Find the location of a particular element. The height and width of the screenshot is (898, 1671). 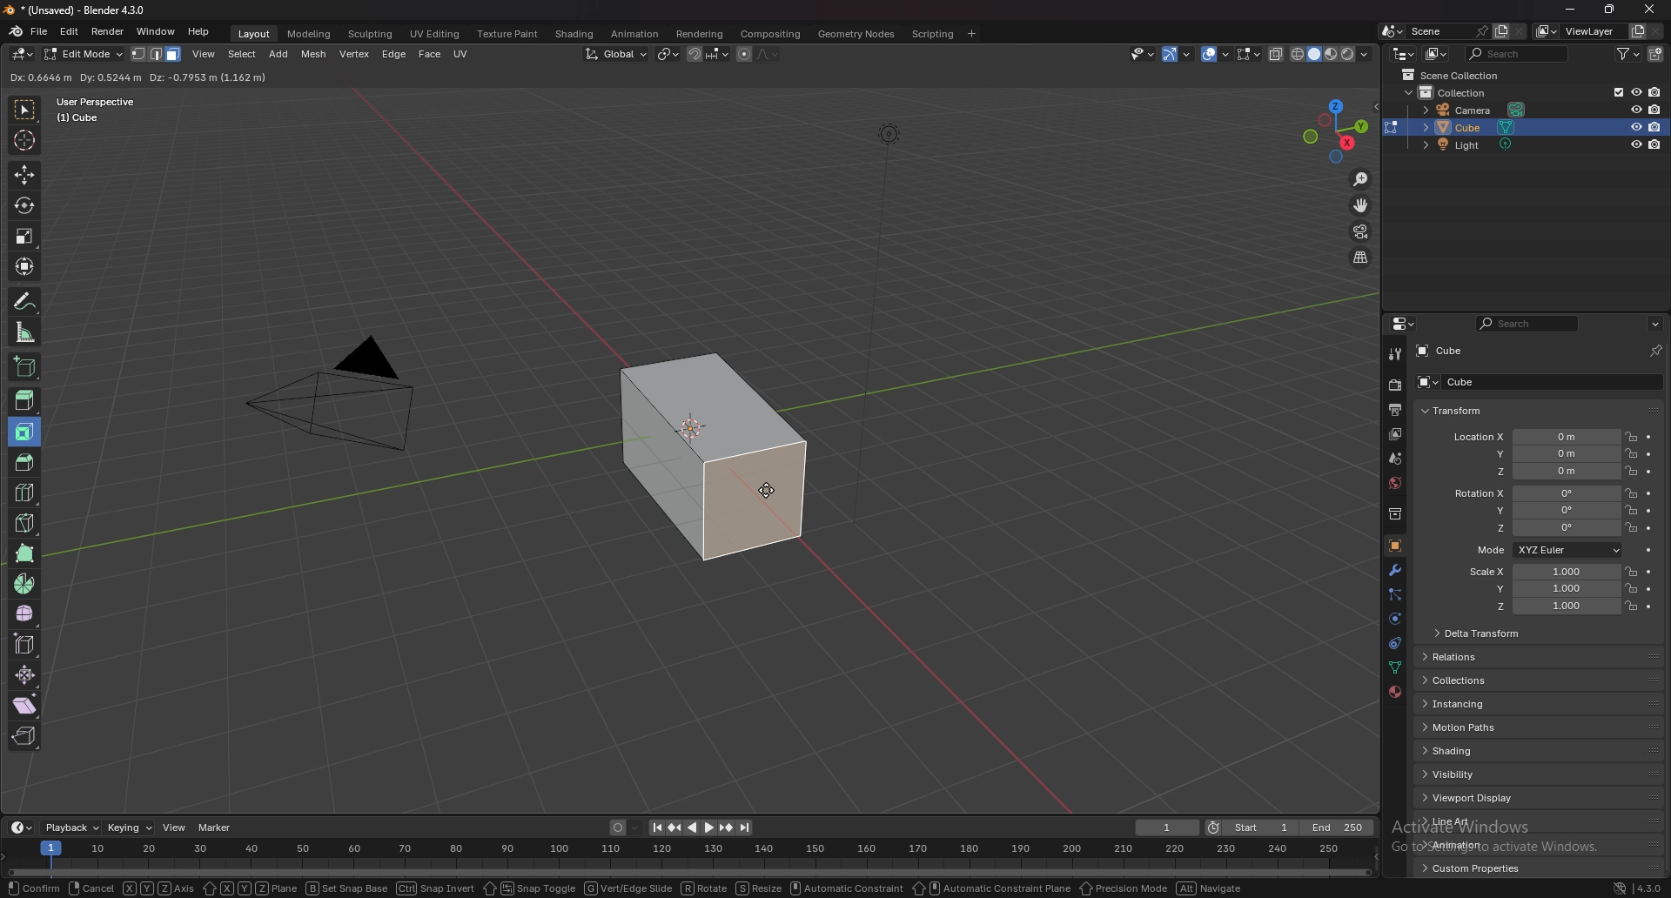

measure is located at coordinates (26, 332).